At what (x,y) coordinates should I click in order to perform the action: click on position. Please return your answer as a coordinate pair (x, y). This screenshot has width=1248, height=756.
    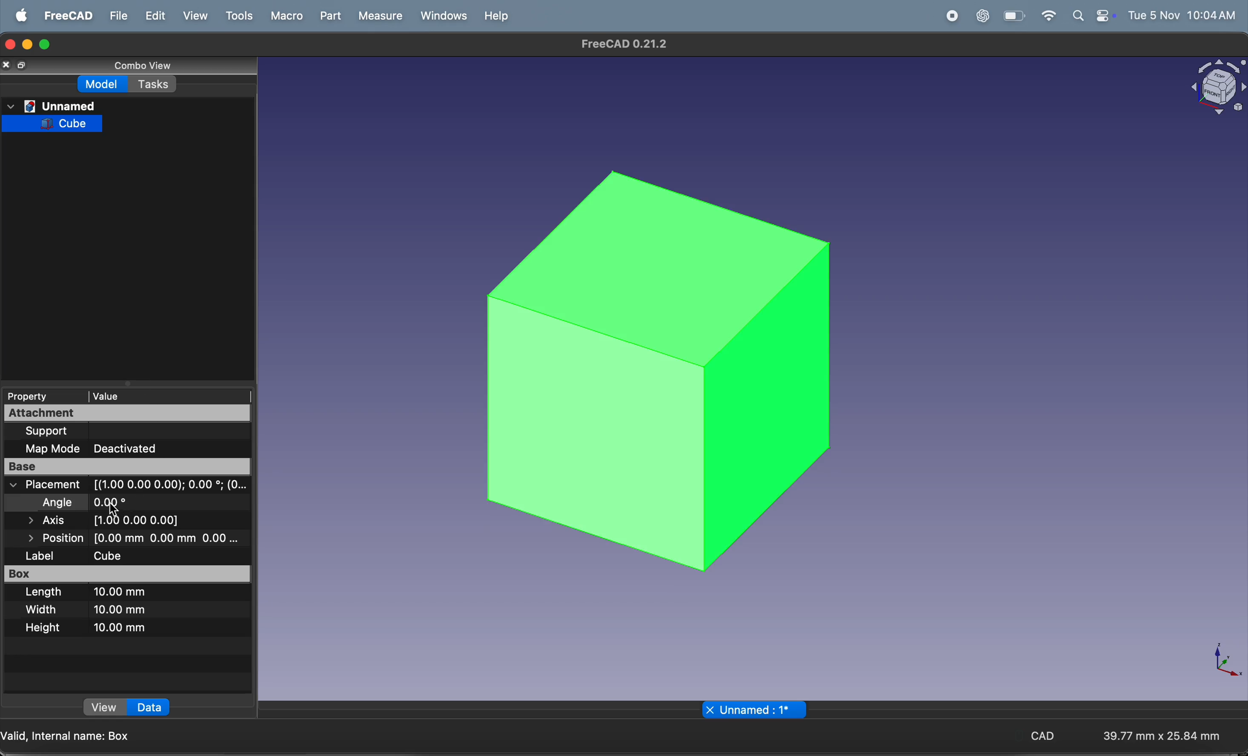
    Looking at the image, I should click on (49, 538).